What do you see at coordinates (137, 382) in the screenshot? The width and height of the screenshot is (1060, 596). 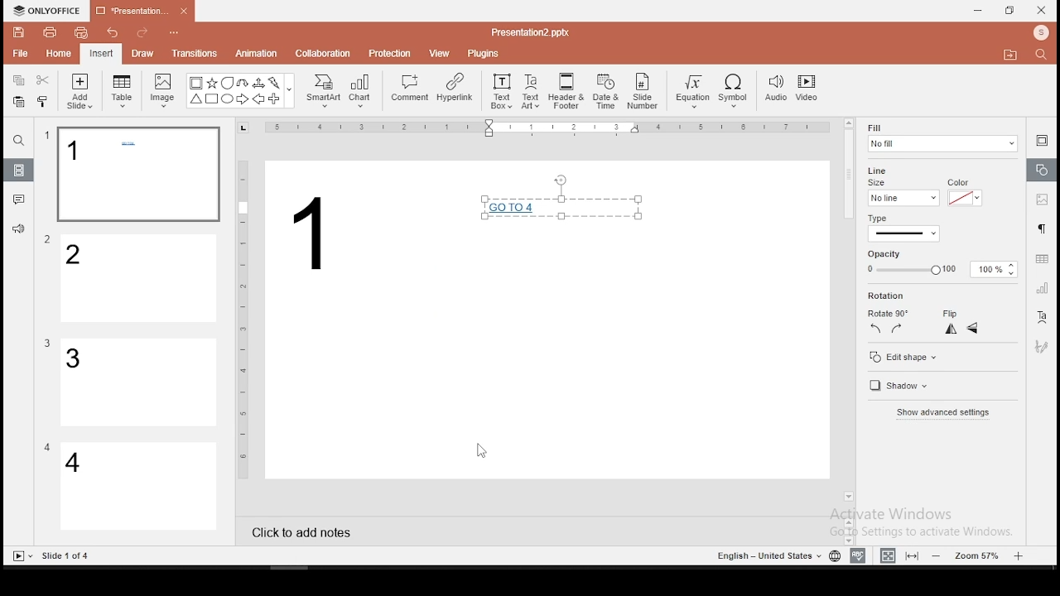 I see `slide 3` at bounding box center [137, 382].